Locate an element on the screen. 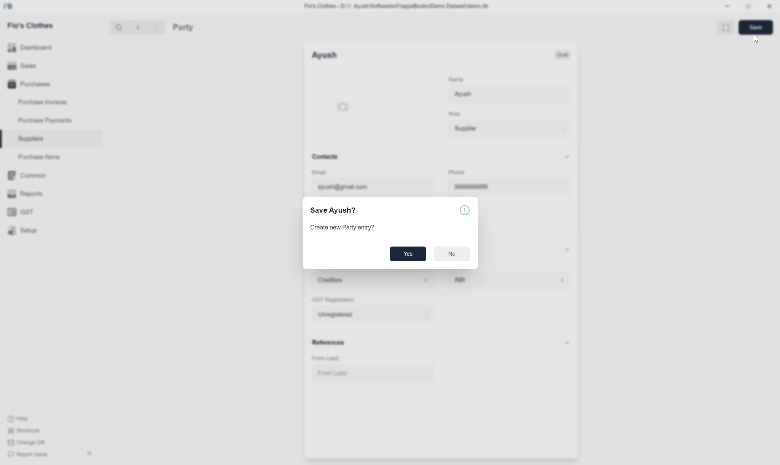  Party is located at coordinates (183, 27).